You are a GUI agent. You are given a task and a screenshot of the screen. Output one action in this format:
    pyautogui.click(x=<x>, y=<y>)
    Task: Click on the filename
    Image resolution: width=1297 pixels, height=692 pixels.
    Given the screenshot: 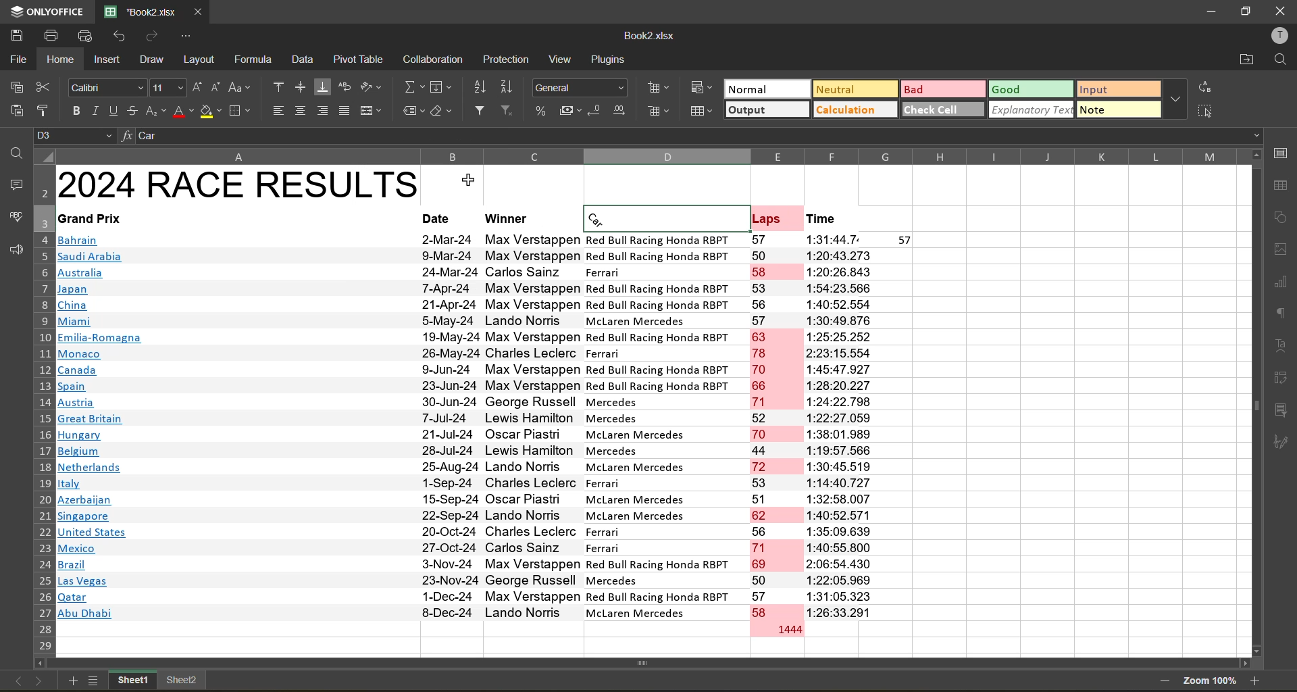 What is the action you would take?
    pyautogui.click(x=145, y=11)
    